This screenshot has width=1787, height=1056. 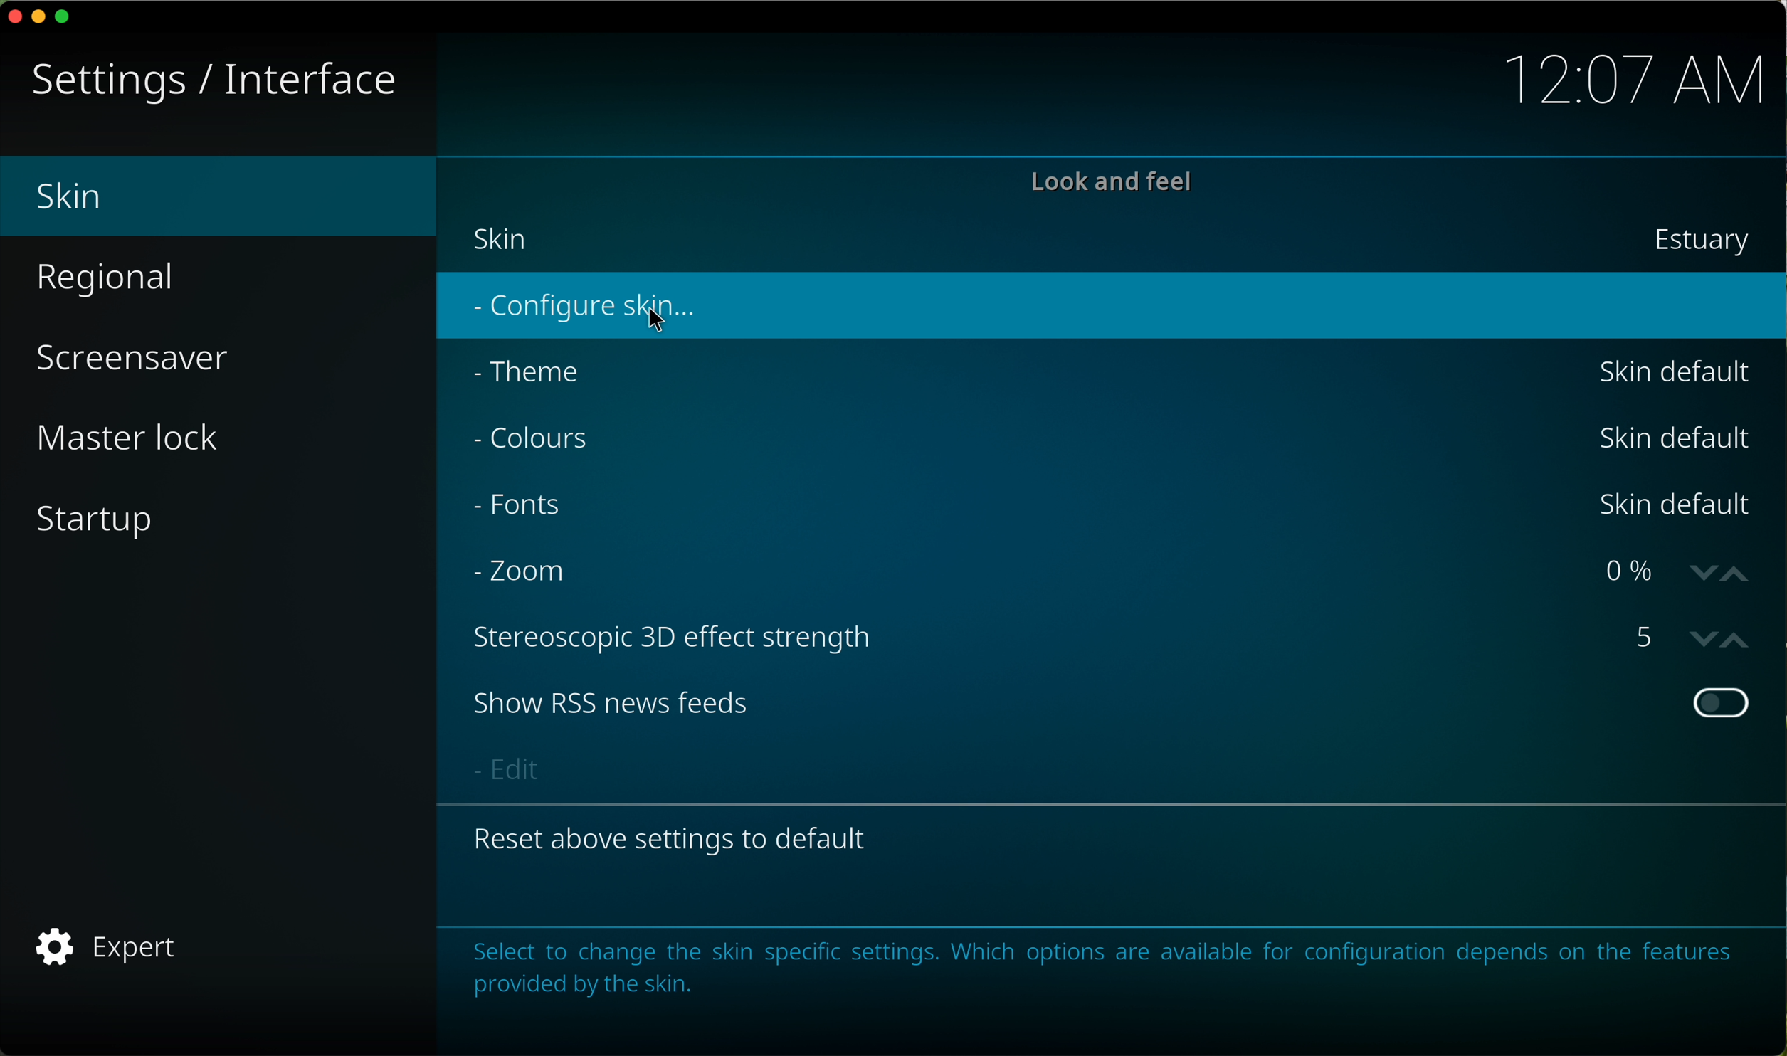 What do you see at coordinates (1634, 75) in the screenshot?
I see `12:07 AM` at bounding box center [1634, 75].